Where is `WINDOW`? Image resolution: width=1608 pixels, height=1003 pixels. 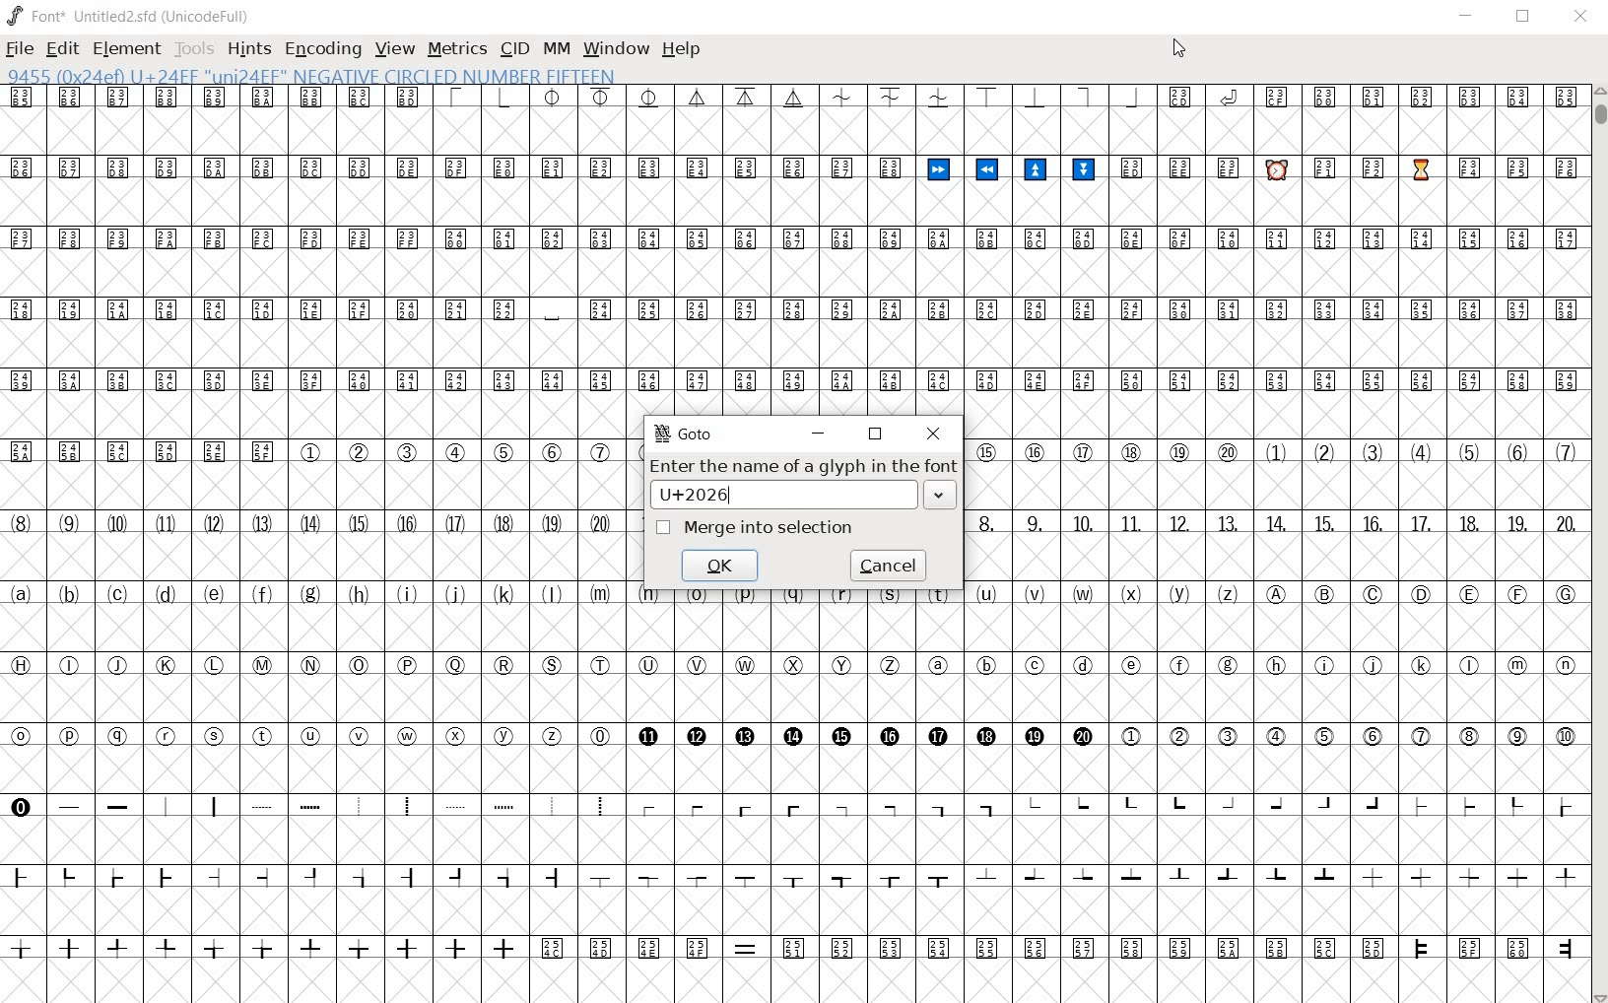 WINDOW is located at coordinates (615, 47).